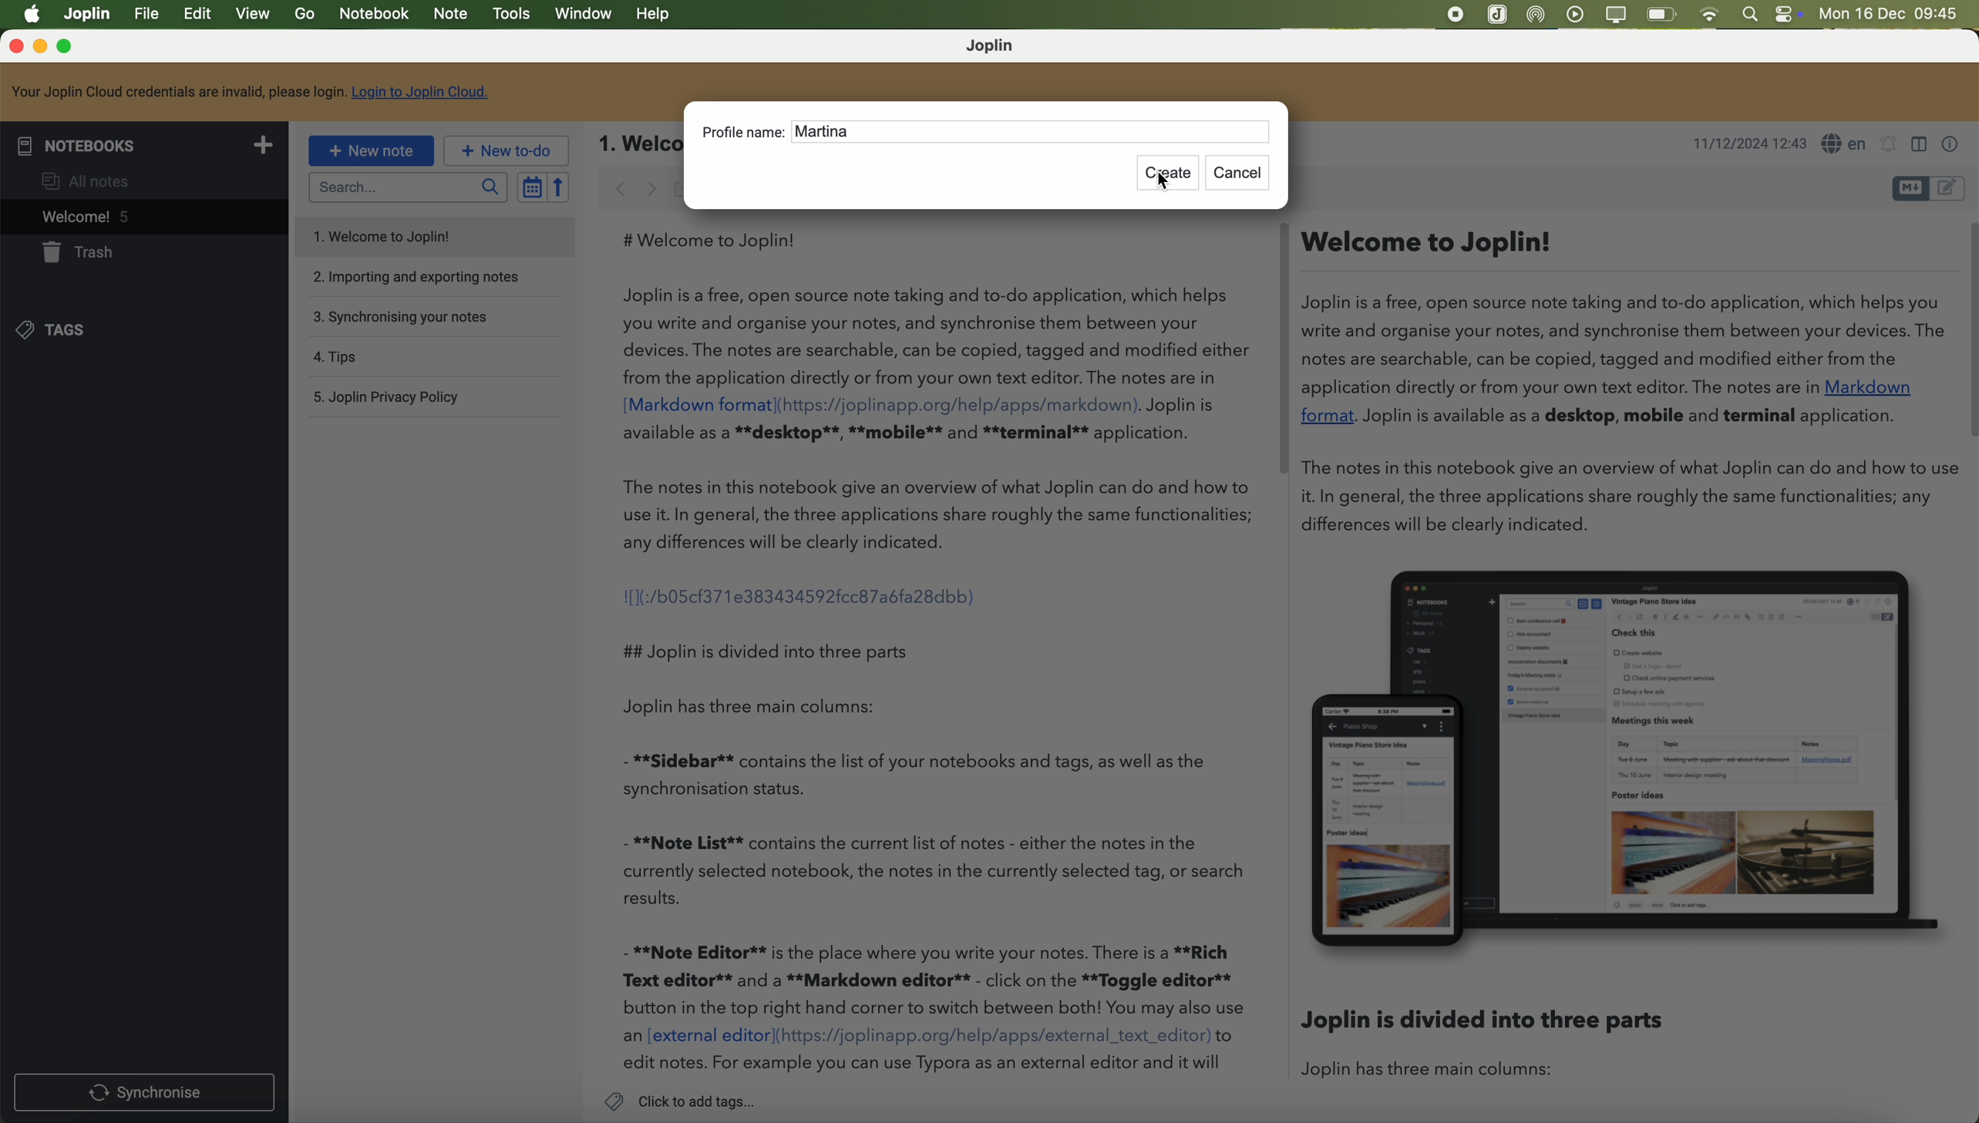 This screenshot has height=1123, width=1979. What do you see at coordinates (924, 774) in the screenshot?
I see `- **Sidebar** contains the list of your notebooks and tags, as well as the
synchronisation status.` at bounding box center [924, 774].